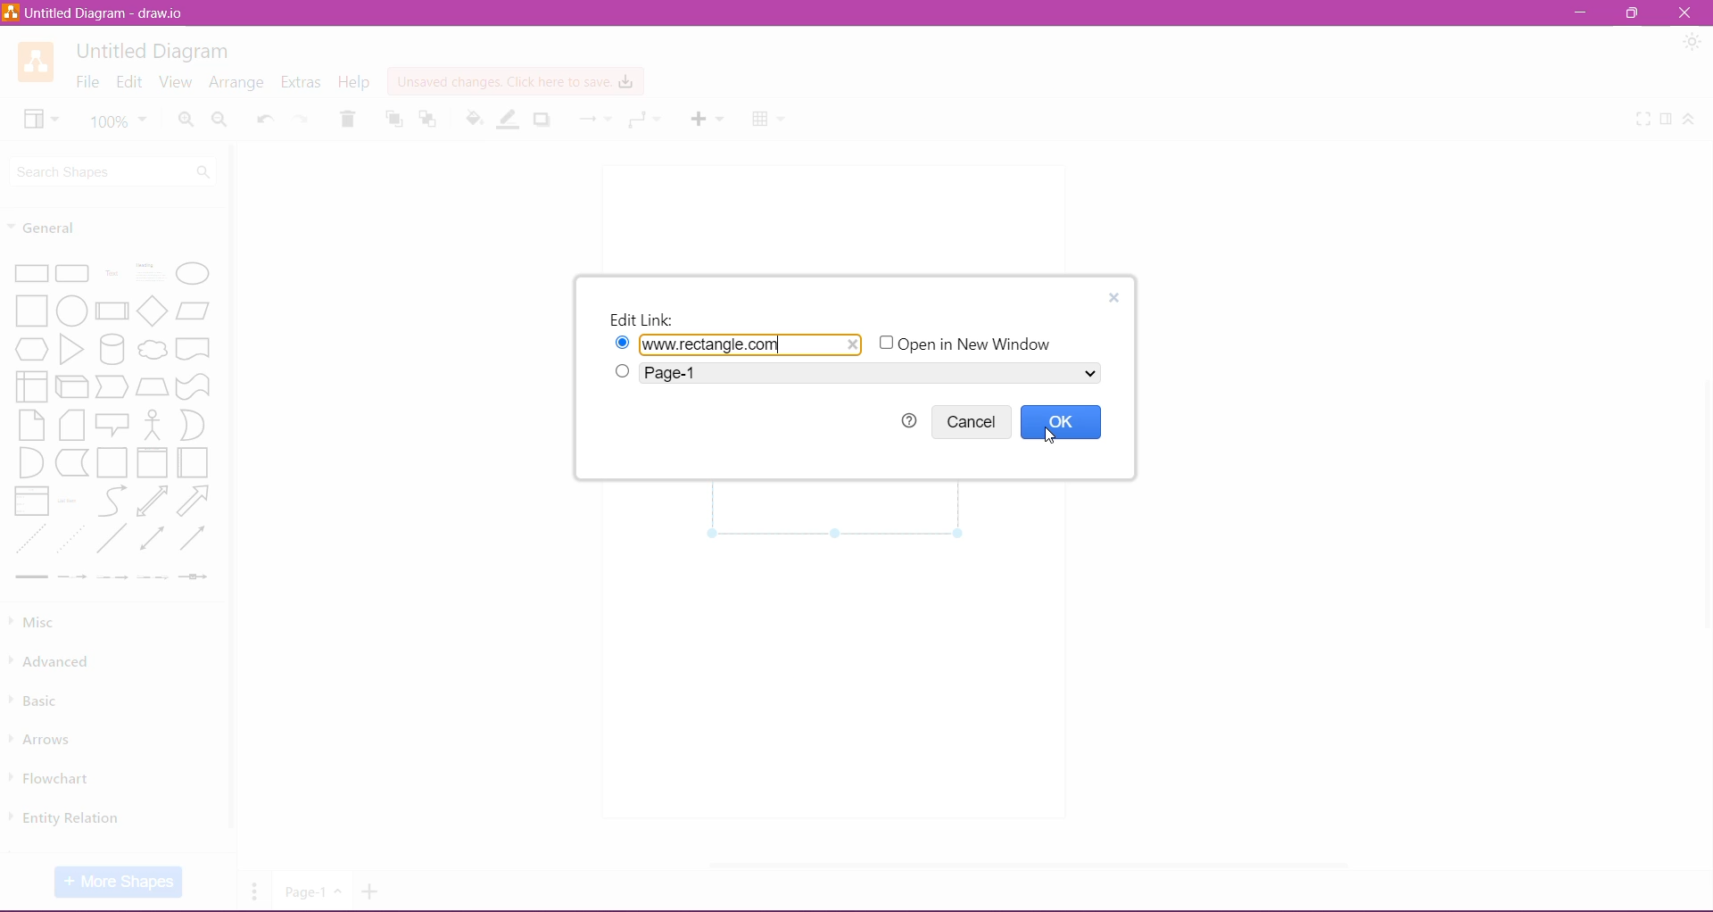  What do you see at coordinates (114, 172) in the screenshot?
I see `Search Shapes` at bounding box center [114, 172].